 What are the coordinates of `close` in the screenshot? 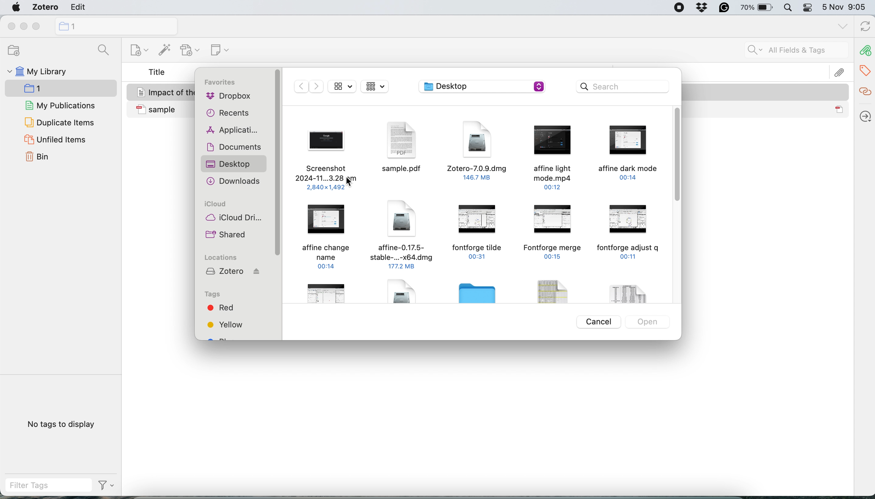 It's located at (11, 26).